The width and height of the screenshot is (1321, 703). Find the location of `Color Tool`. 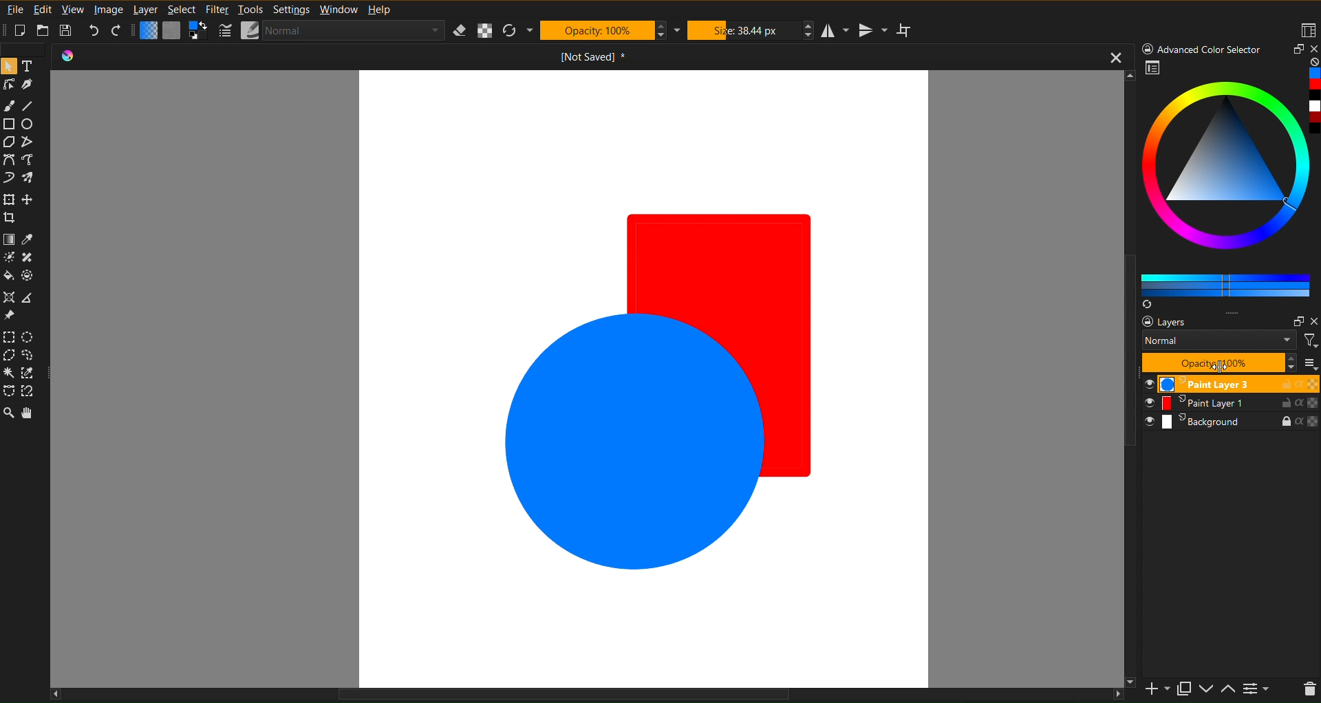

Color Tool is located at coordinates (30, 241).